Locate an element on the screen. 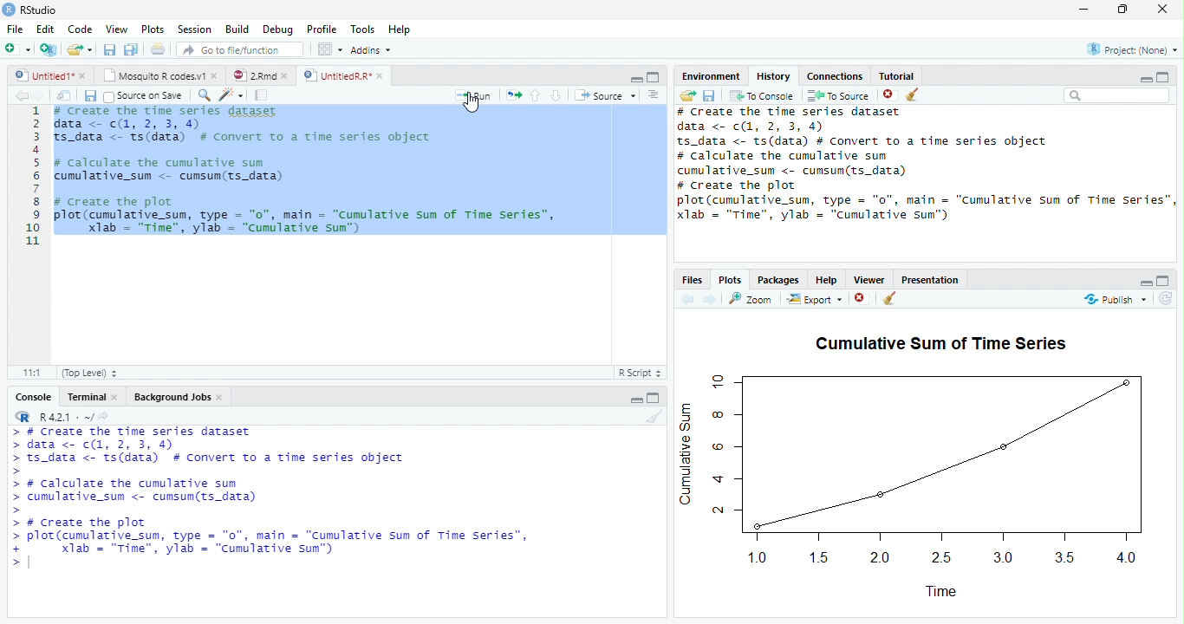 The height and width of the screenshot is (624, 1184). Go to file/function is located at coordinates (242, 50).